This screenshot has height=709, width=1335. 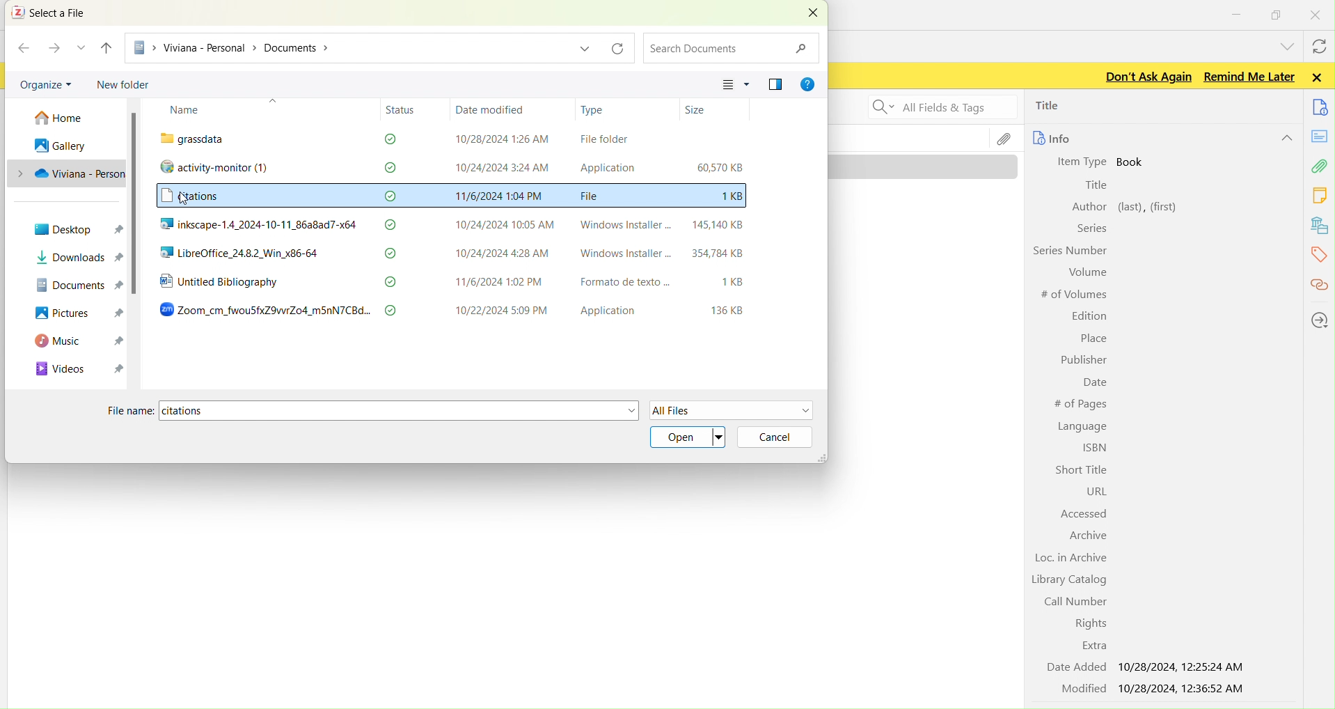 I want to click on CHANGE YOUR VIEW, so click(x=733, y=84).